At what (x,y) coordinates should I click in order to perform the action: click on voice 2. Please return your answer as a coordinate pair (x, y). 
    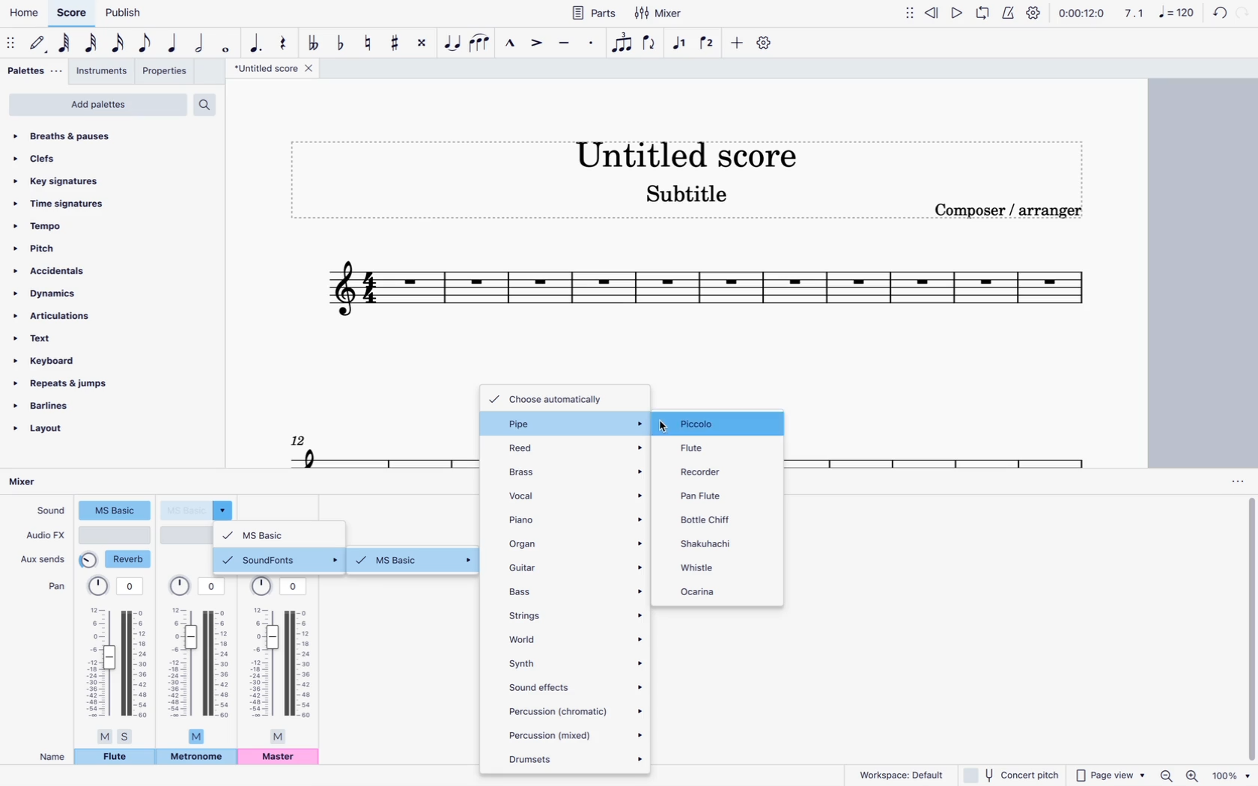
    Looking at the image, I should click on (708, 45).